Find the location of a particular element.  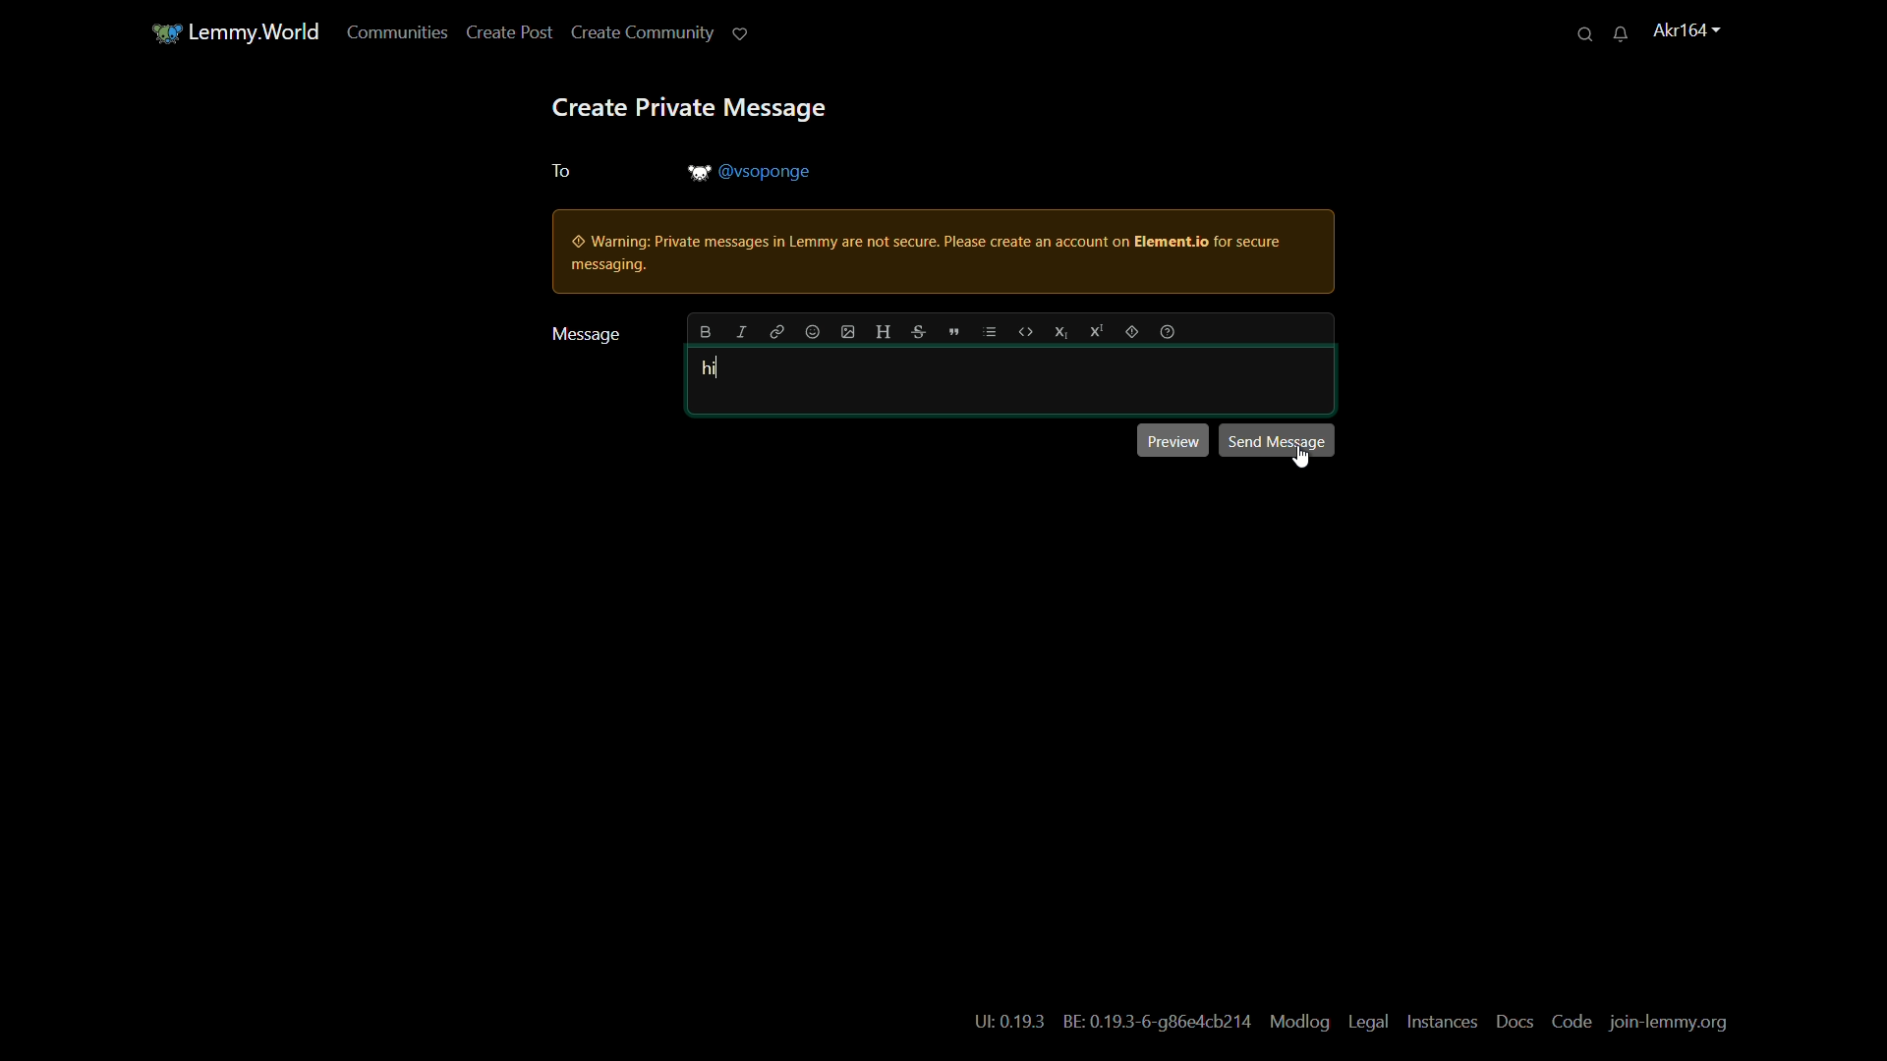

instances is located at coordinates (1441, 1022).